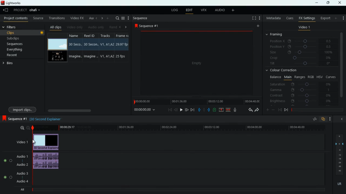 The image size is (346, 194). Describe the element at coordinates (96, 18) in the screenshot. I see `left` at that location.